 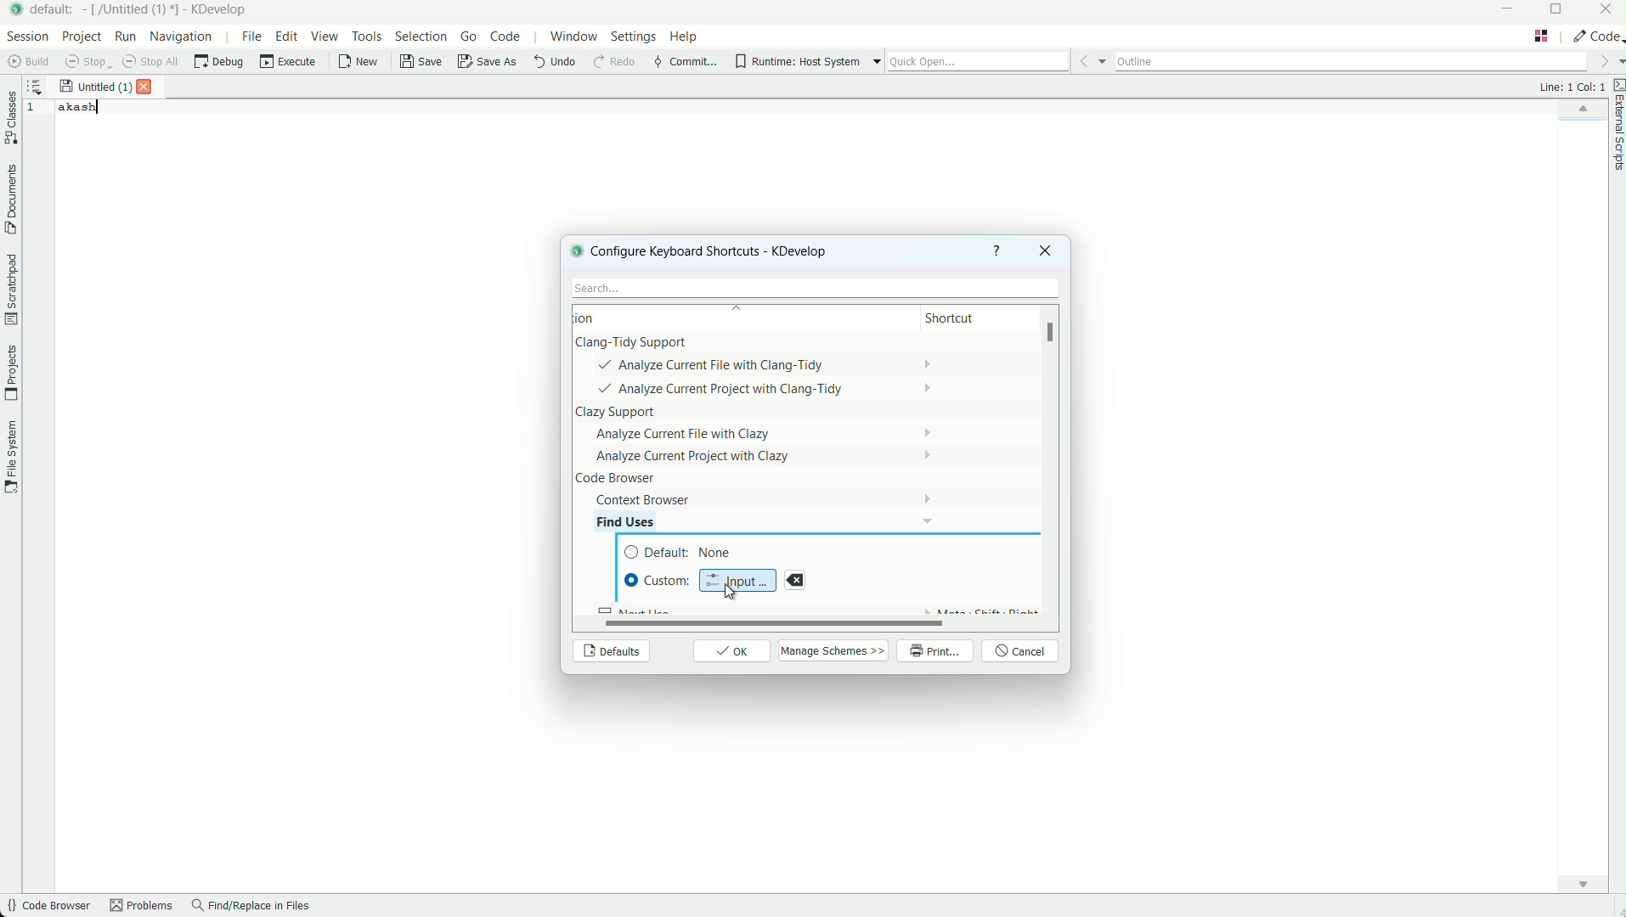 I want to click on akash, so click(x=79, y=107).